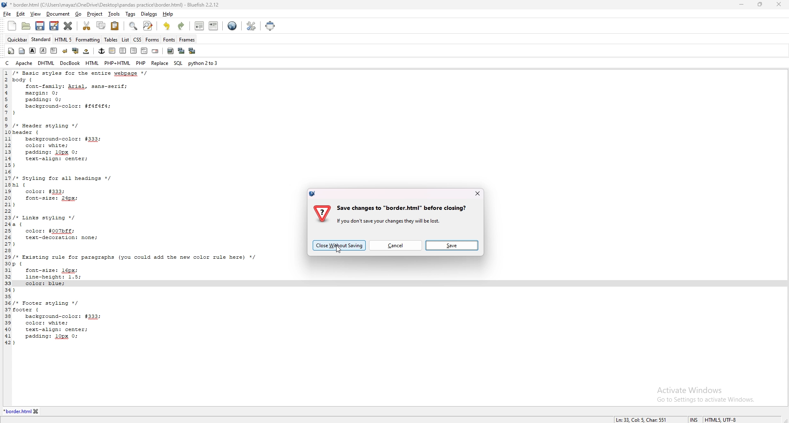  Describe the element at coordinates (114, 14) in the screenshot. I see `tools` at that location.